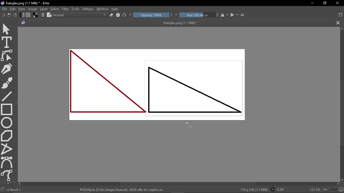 The image size is (344, 193). Describe the element at coordinates (103, 9) in the screenshot. I see `Window` at that location.